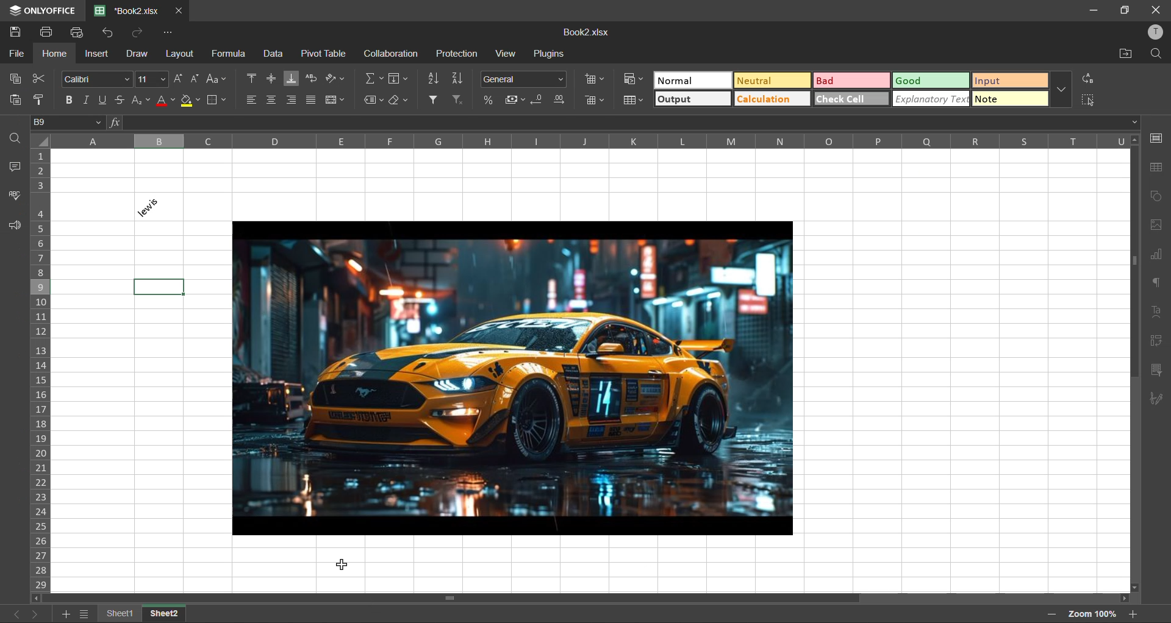  What do you see at coordinates (634, 80) in the screenshot?
I see `conditional formatting` at bounding box center [634, 80].